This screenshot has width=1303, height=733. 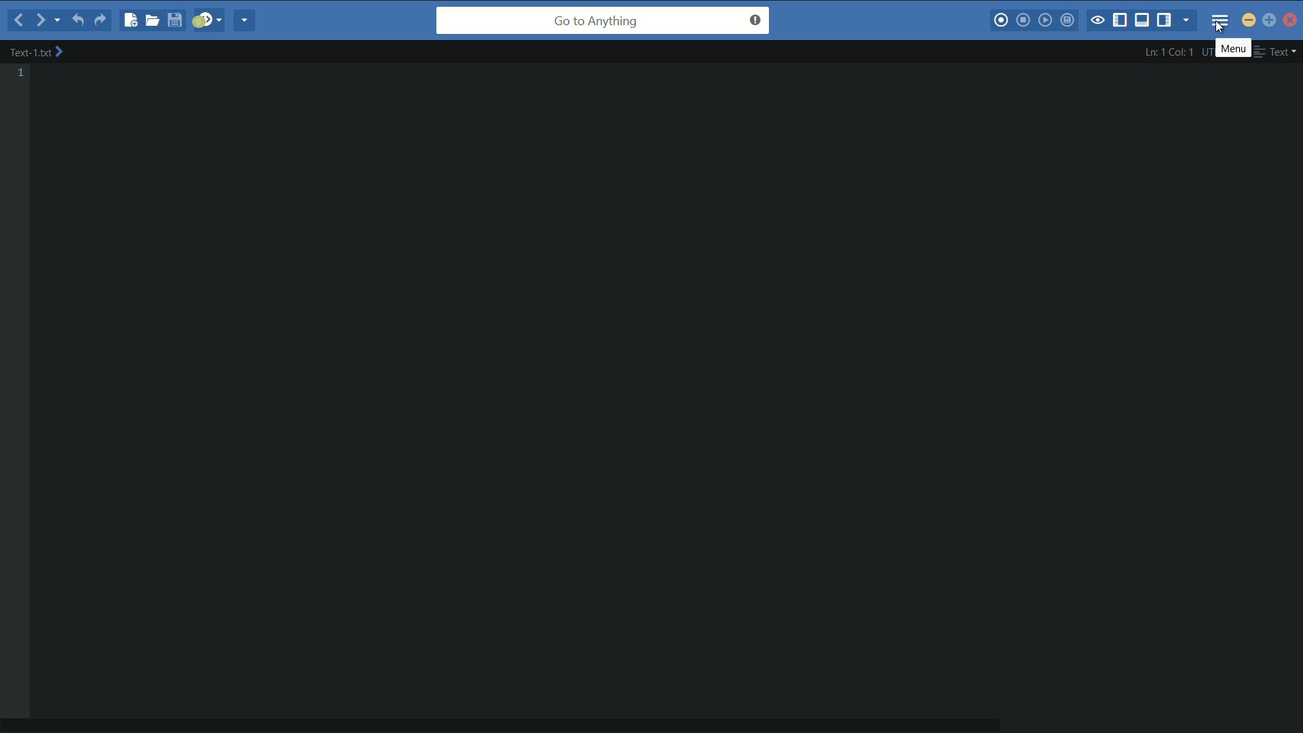 I want to click on horizontal scroll bar, so click(x=506, y=719).